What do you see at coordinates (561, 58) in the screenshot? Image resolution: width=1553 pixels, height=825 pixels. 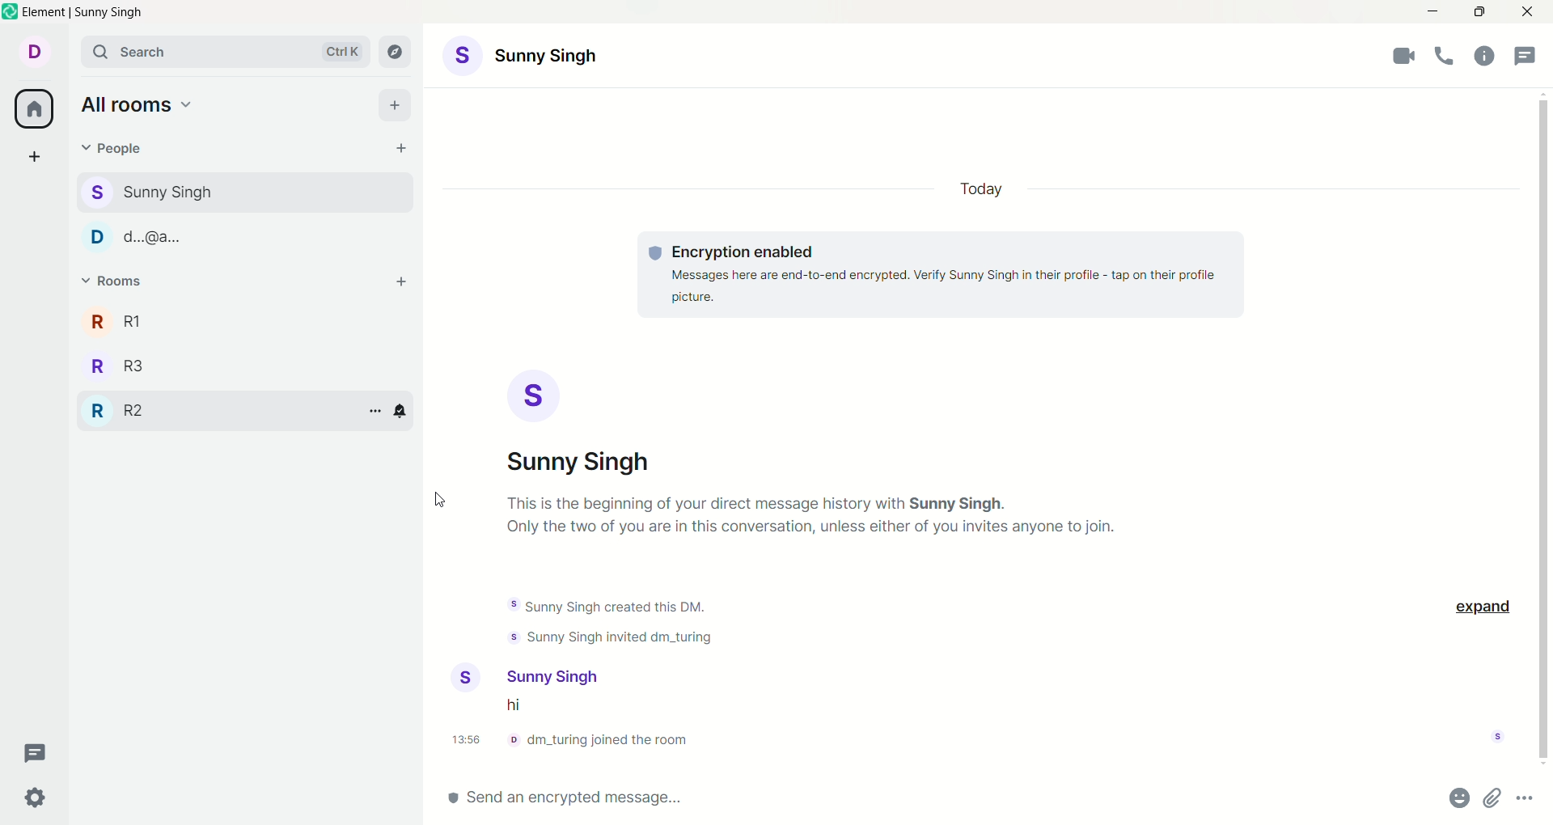 I see `acccount` at bounding box center [561, 58].